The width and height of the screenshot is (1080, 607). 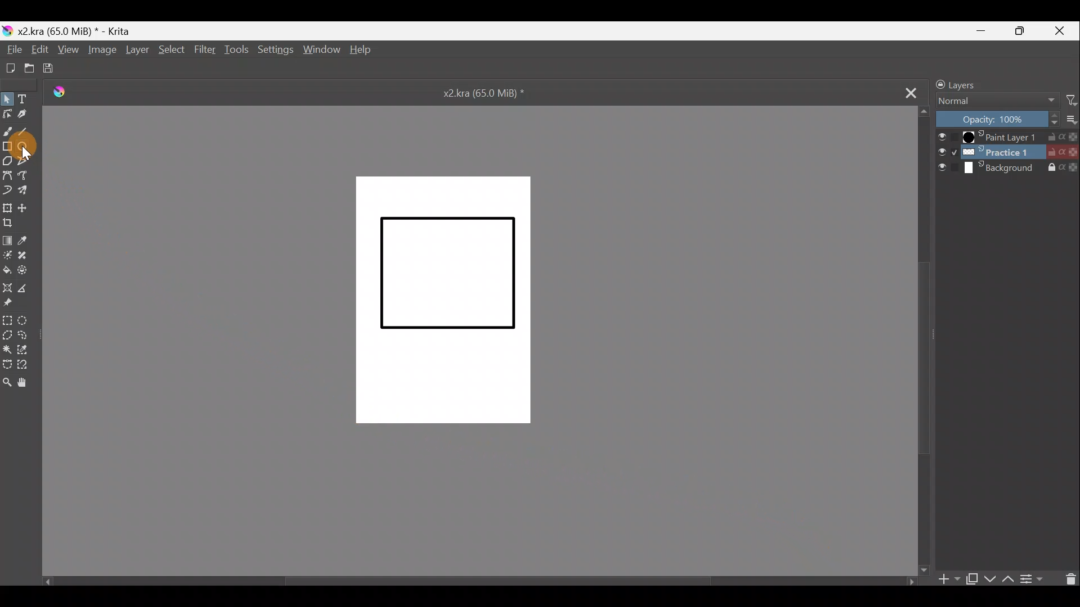 I want to click on Polyline tool, so click(x=26, y=162).